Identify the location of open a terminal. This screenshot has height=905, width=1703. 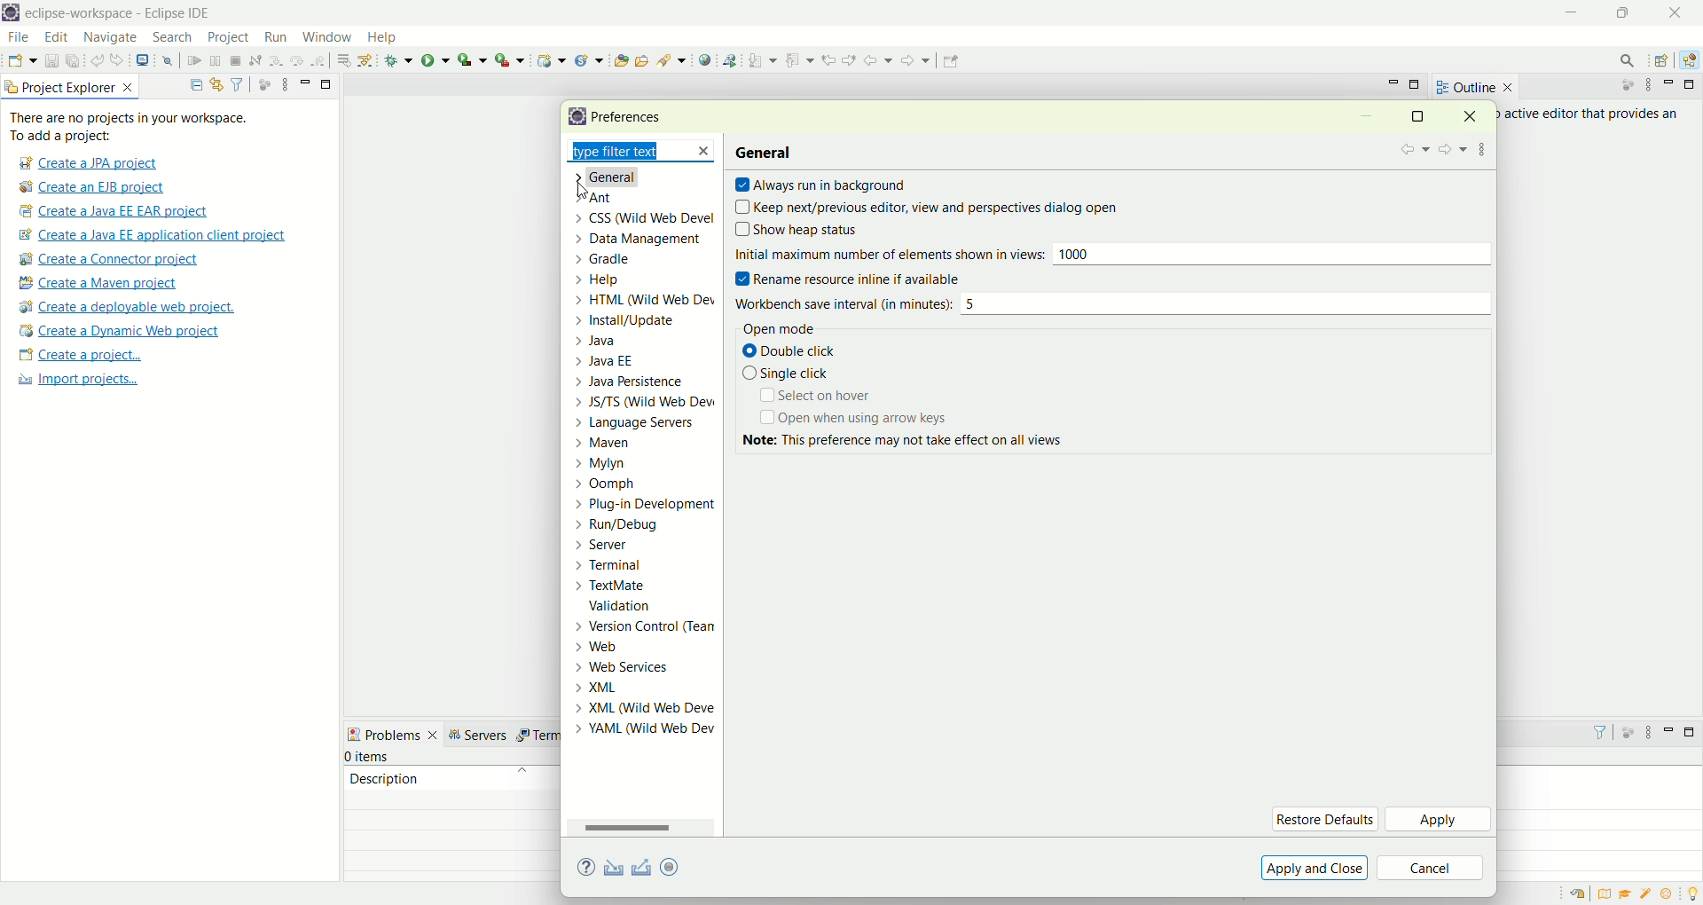
(141, 60).